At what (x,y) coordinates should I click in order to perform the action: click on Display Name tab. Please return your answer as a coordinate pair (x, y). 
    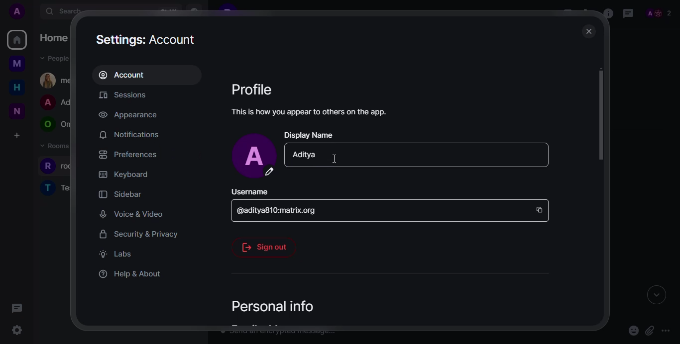
    Looking at the image, I should click on (391, 154).